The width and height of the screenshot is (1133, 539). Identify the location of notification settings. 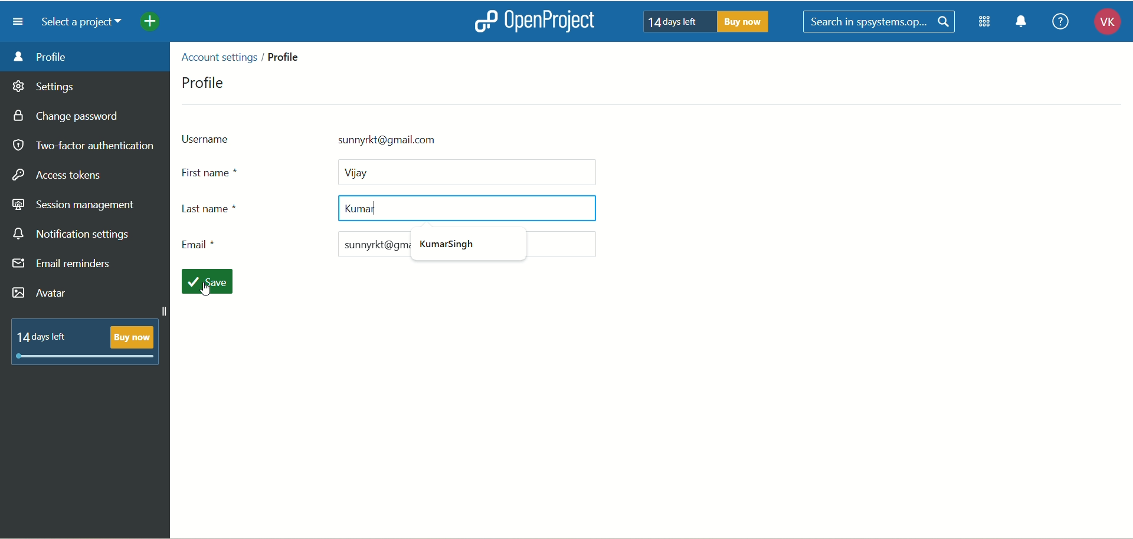
(73, 235).